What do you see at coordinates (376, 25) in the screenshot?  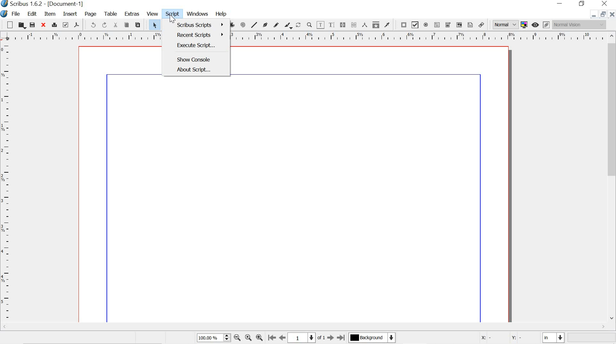 I see `copy item properties` at bounding box center [376, 25].